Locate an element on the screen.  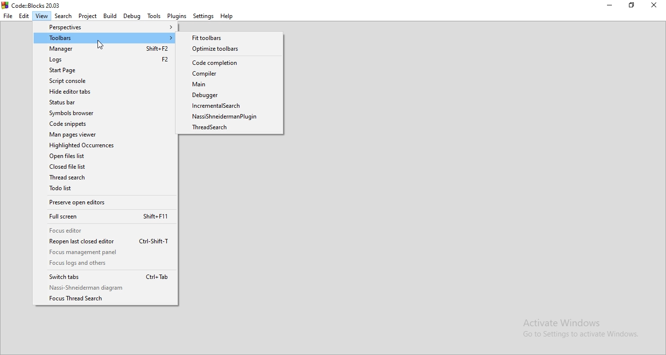
IncrementalSearch is located at coordinates (231, 105).